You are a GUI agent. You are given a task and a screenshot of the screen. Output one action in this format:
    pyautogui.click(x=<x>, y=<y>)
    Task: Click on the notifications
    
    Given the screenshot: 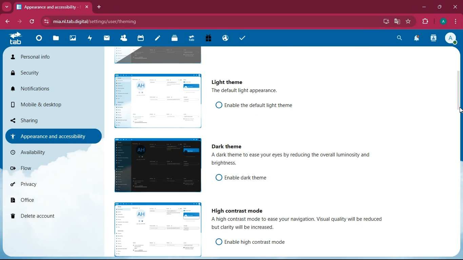 What is the action you would take?
    pyautogui.click(x=418, y=39)
    